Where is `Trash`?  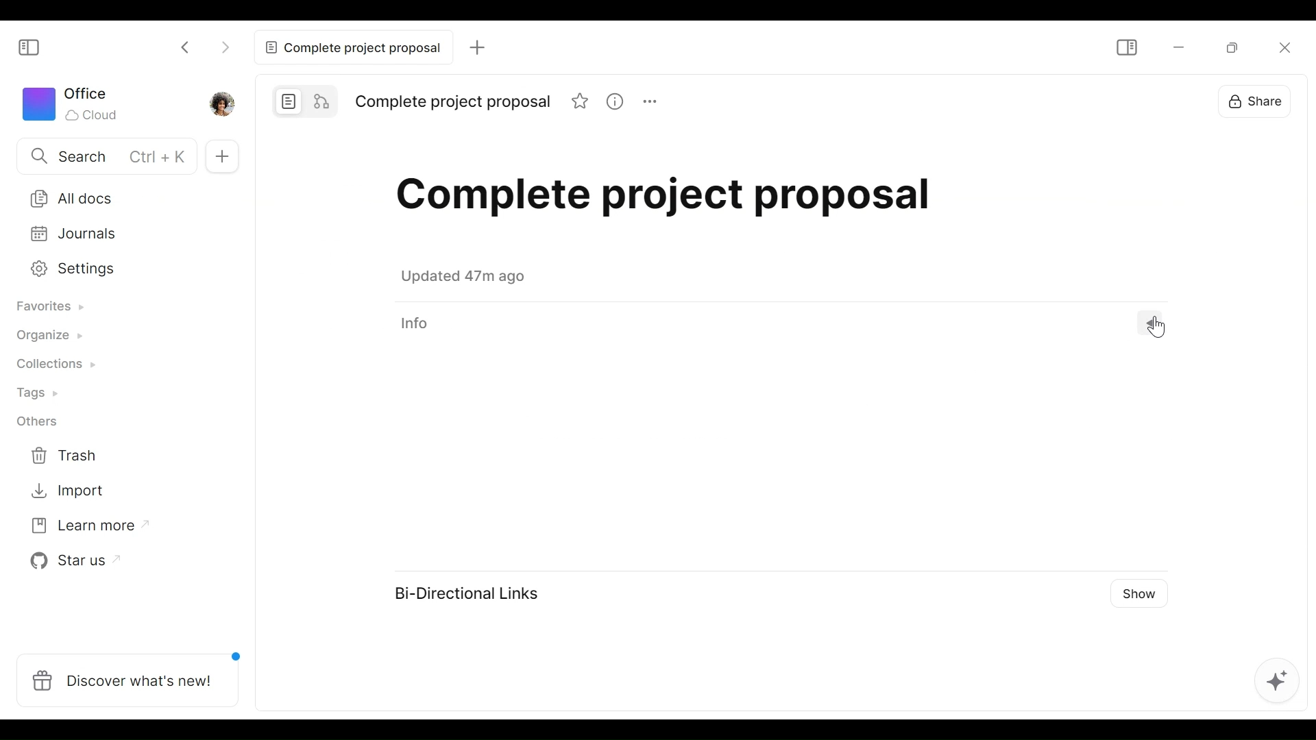
Trash is located at coordinates (73, 456).